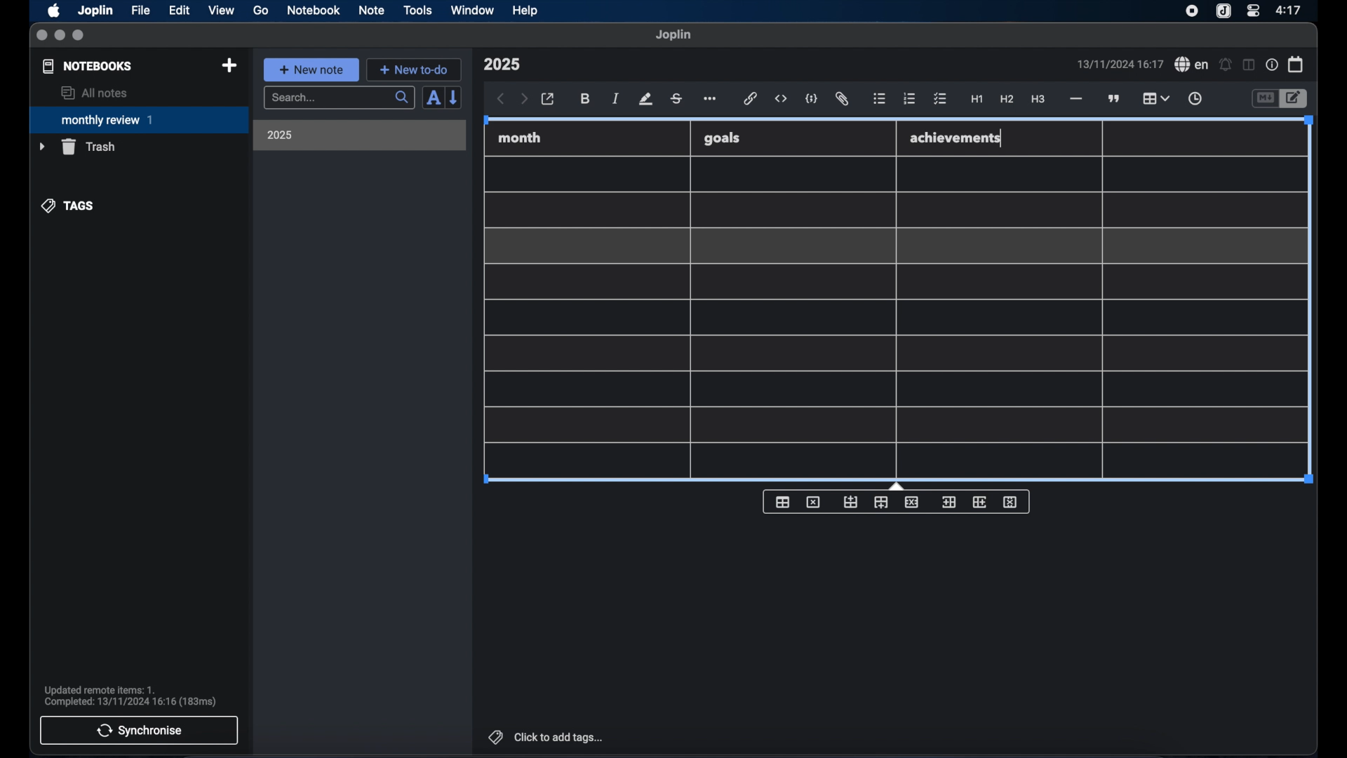 The width and height of the screenshot is (1347, 758). What do you see at coordinates (956, 138) in the screenshot?
I see `achievements` at bounding box center [956, 138].